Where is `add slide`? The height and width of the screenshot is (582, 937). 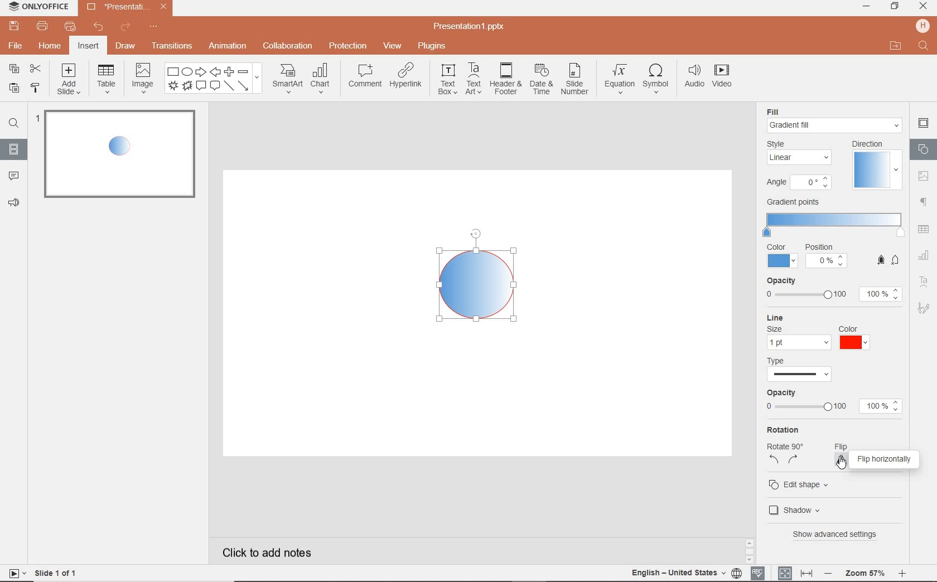 add slide is located at coordinates (70, 80).